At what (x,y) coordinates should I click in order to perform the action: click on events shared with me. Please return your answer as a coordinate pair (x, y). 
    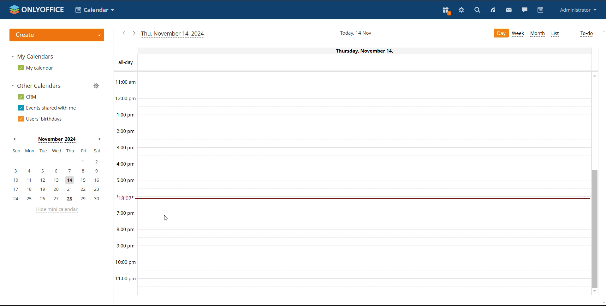
    Looking at the image, I should click on (47, 108).